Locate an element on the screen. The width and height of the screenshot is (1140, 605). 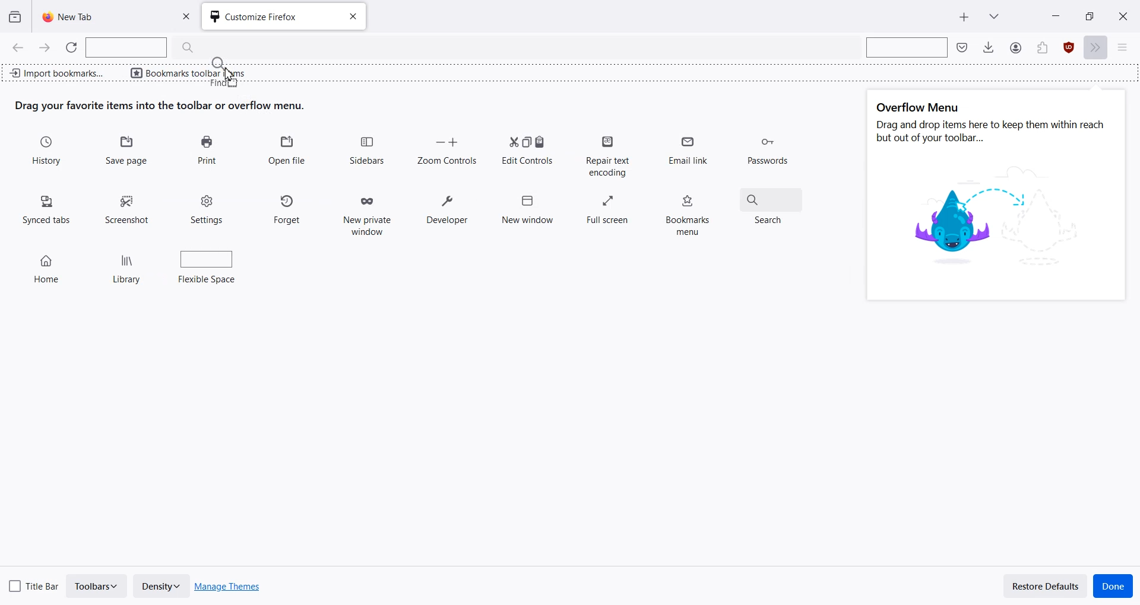
Close is located at coordinates (1123, 15).